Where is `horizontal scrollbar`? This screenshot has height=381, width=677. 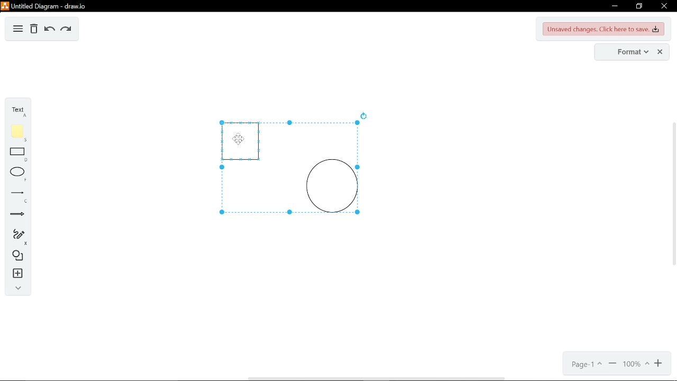 horizontal scrollbar is located at coordinates (376, 378).